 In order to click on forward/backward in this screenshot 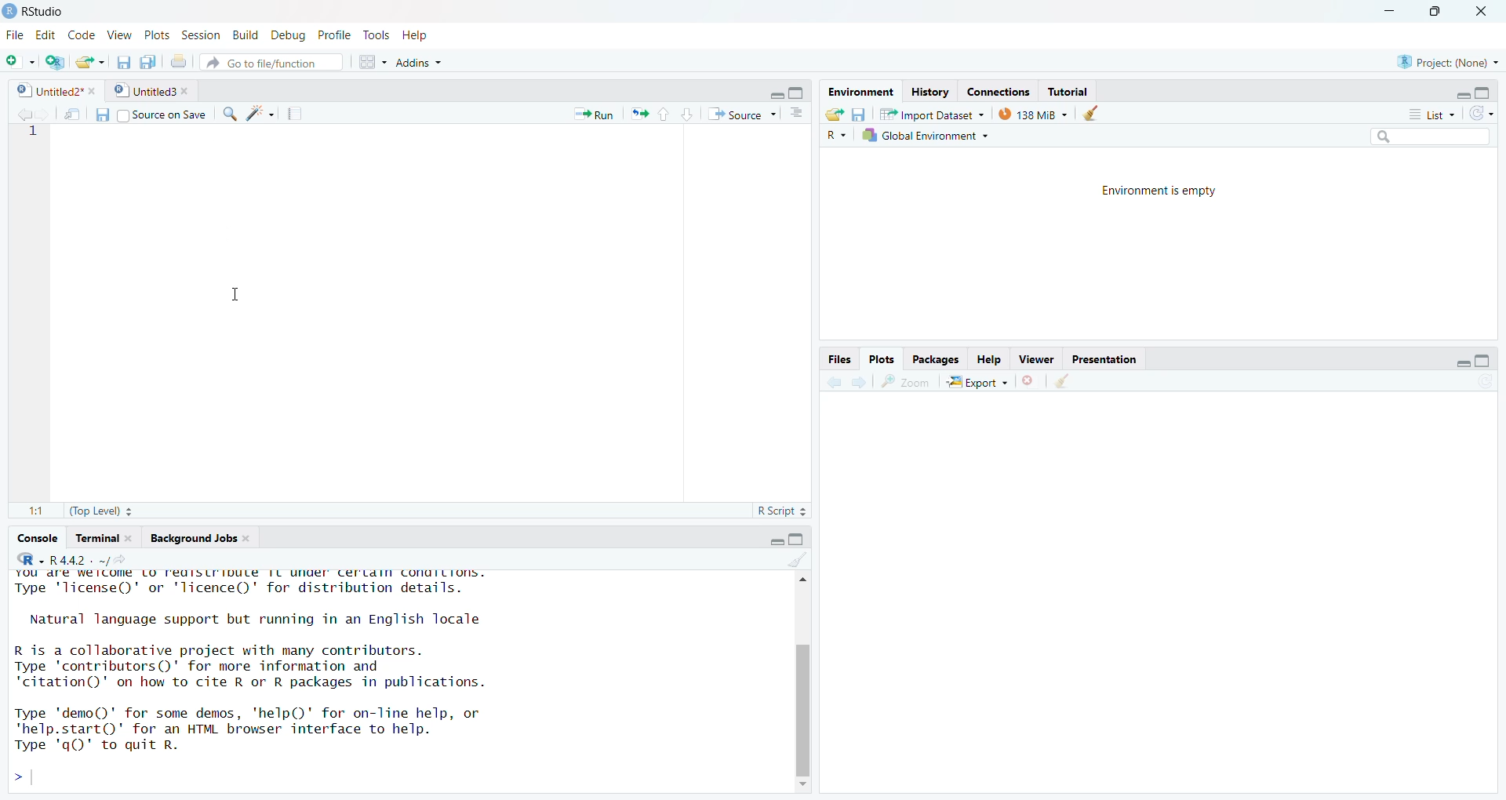, I will do `click(28, 115)`.